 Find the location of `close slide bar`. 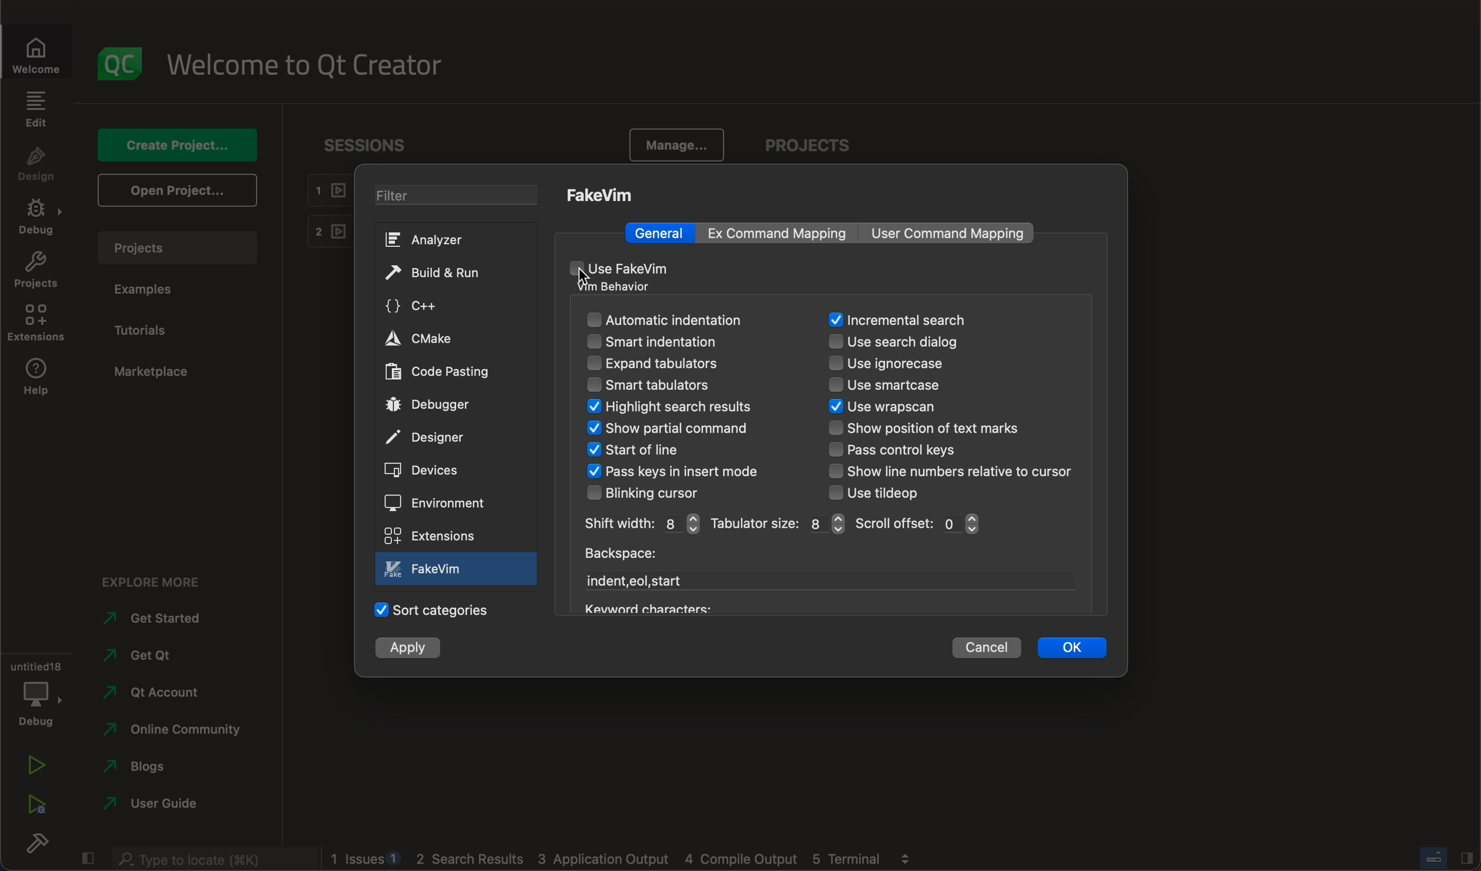

close slide bar is located at coordinates (1449, 859).